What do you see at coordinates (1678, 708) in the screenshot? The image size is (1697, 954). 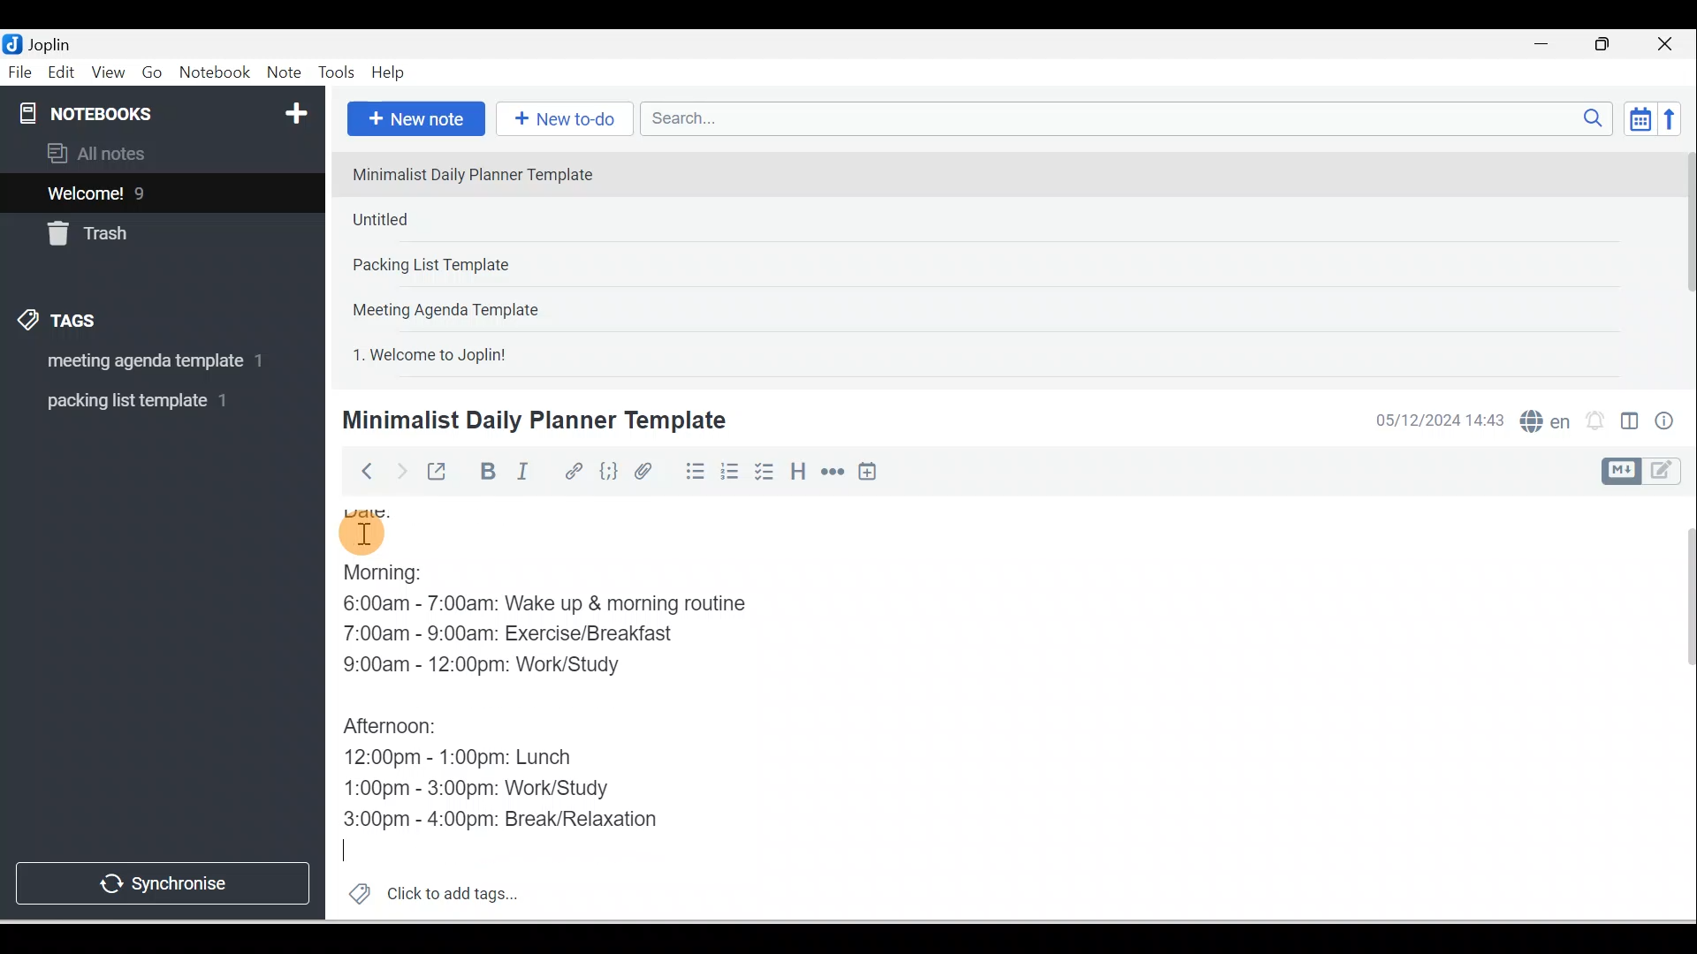 I see `Scroll bar` at bounding box center [1678, 708].